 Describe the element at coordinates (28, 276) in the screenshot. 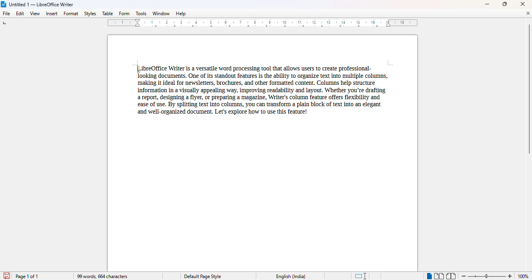

I see `page 1 of 1` at that location.